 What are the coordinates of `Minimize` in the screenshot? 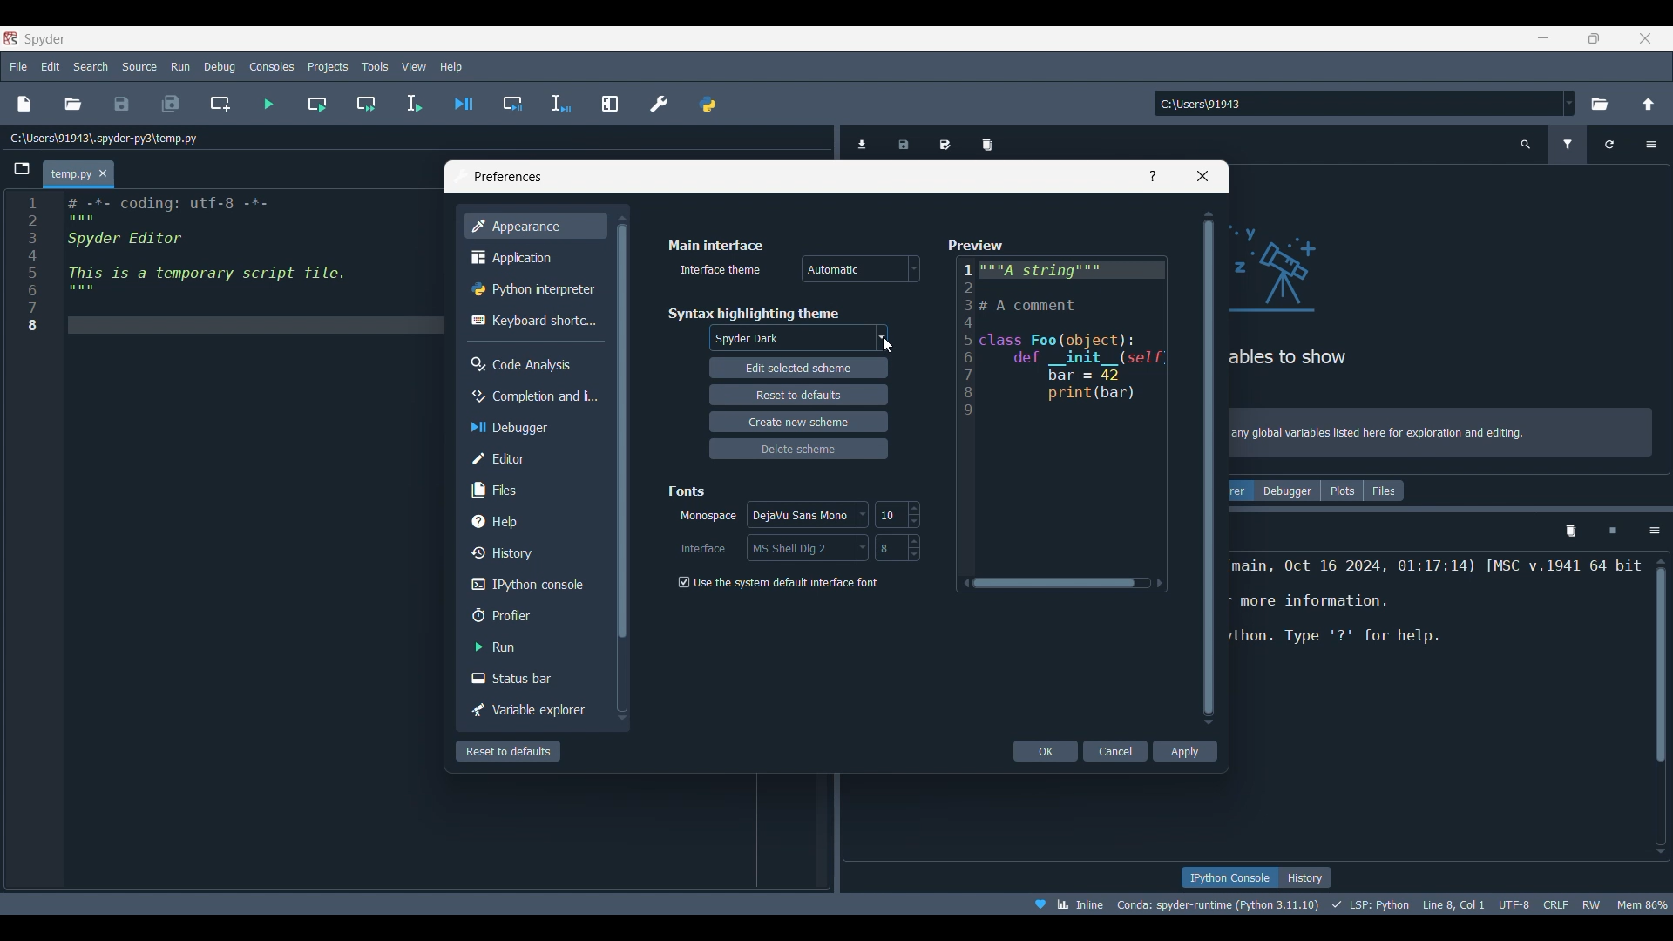 It's located at (1550, 41).